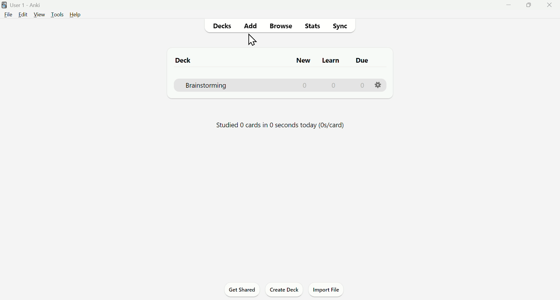  Describe the element at coordinates (332, 59) in the screenshot. I see `Learn` at that location.